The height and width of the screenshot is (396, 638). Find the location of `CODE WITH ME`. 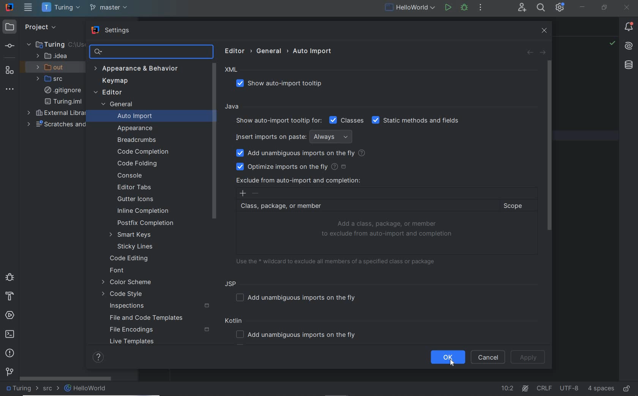

CODE WITH ME is located at coordinates (521, 8).